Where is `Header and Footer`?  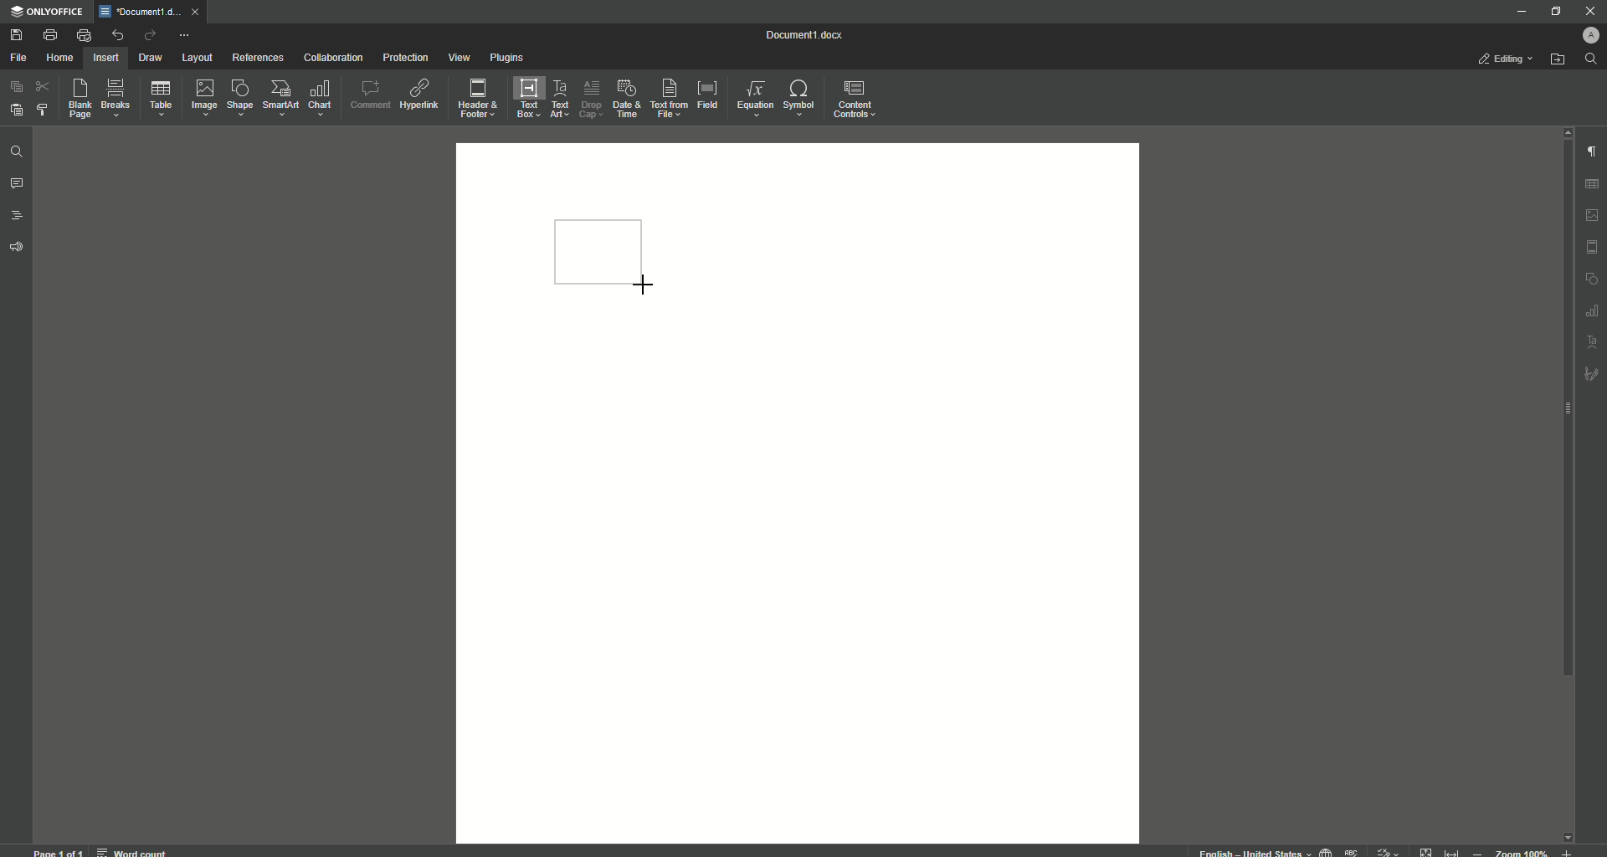 Header and Footer is located at coordinates (476, 100).